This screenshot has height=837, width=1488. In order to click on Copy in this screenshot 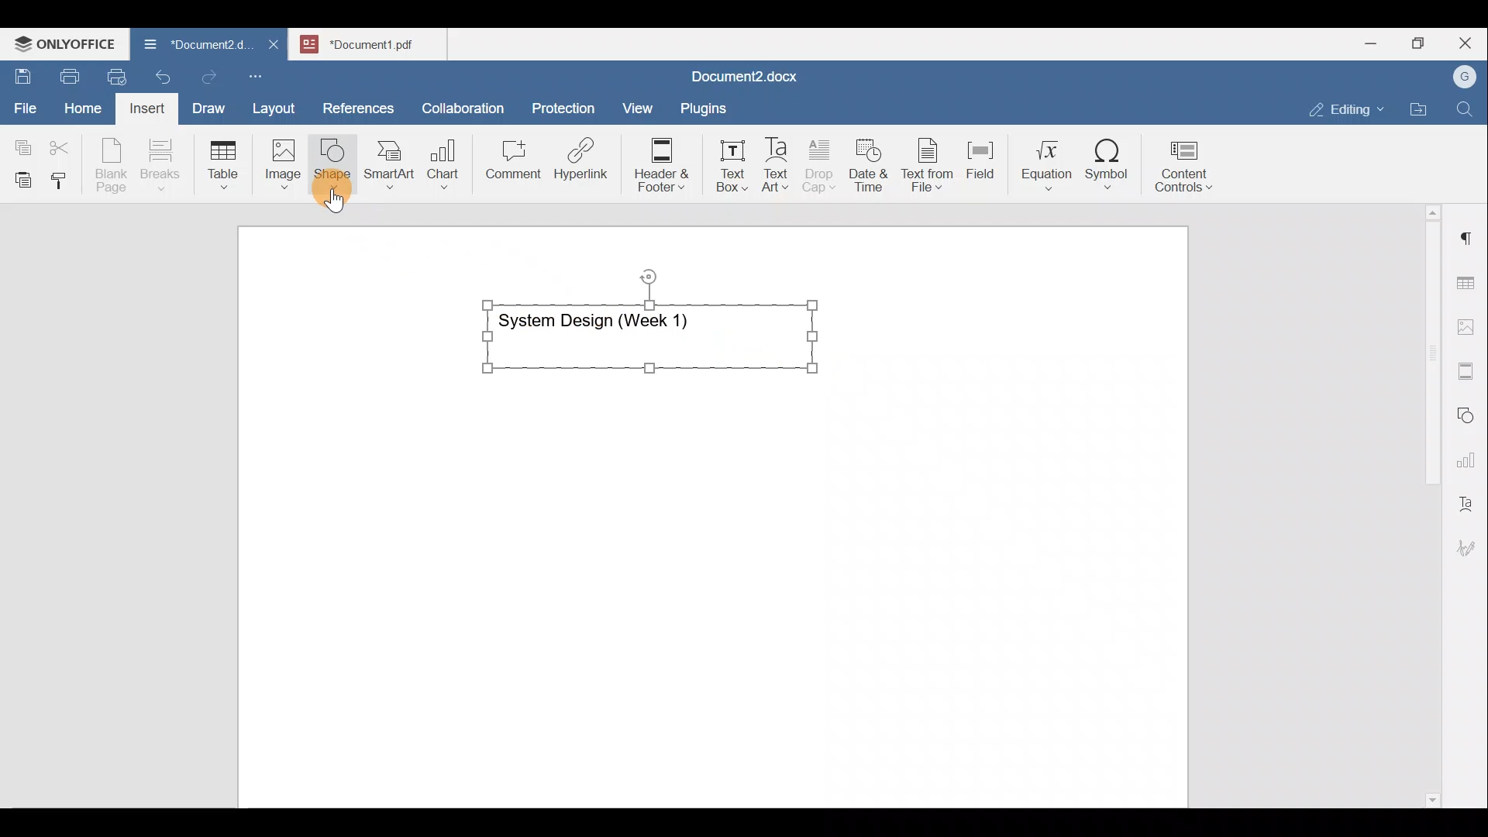, I will do `click(20, 143)`.